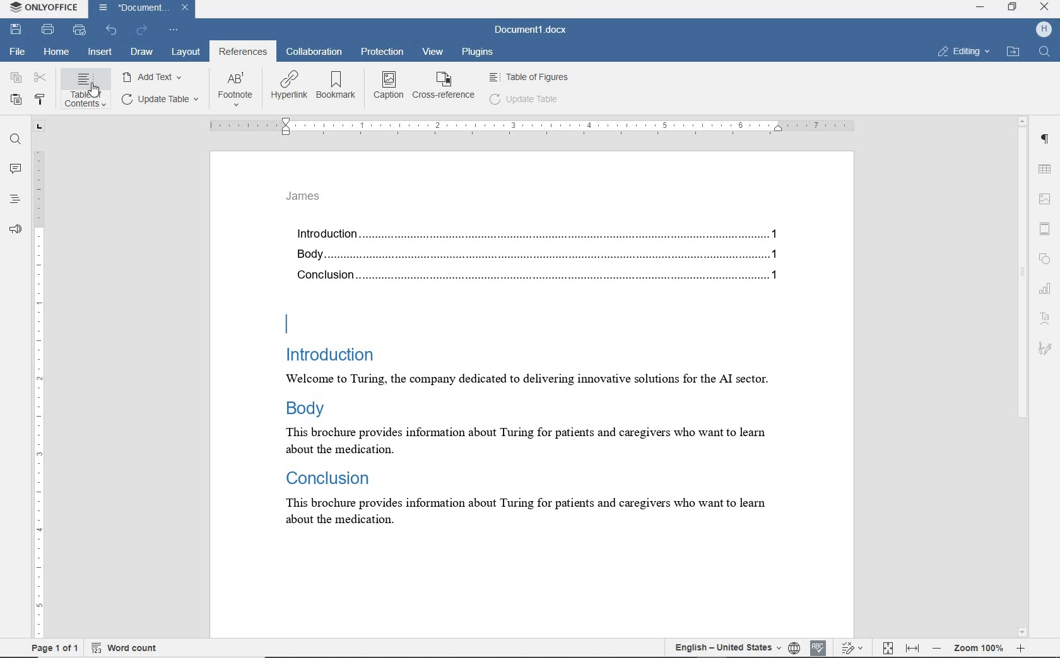 The height and width of the screenshot is (658, 1060). What do you see at coordinates (143, 30) in the screenshot?
I see `redo` at bounding box center [143, 30].